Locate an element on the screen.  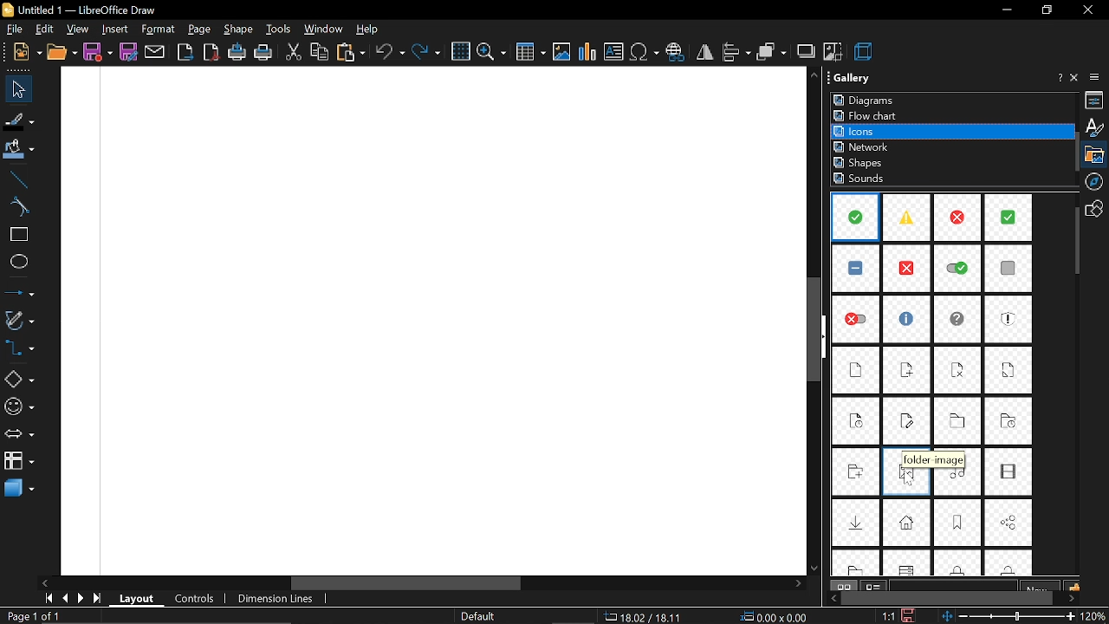
scroll right is located at coordinates (796, 585).